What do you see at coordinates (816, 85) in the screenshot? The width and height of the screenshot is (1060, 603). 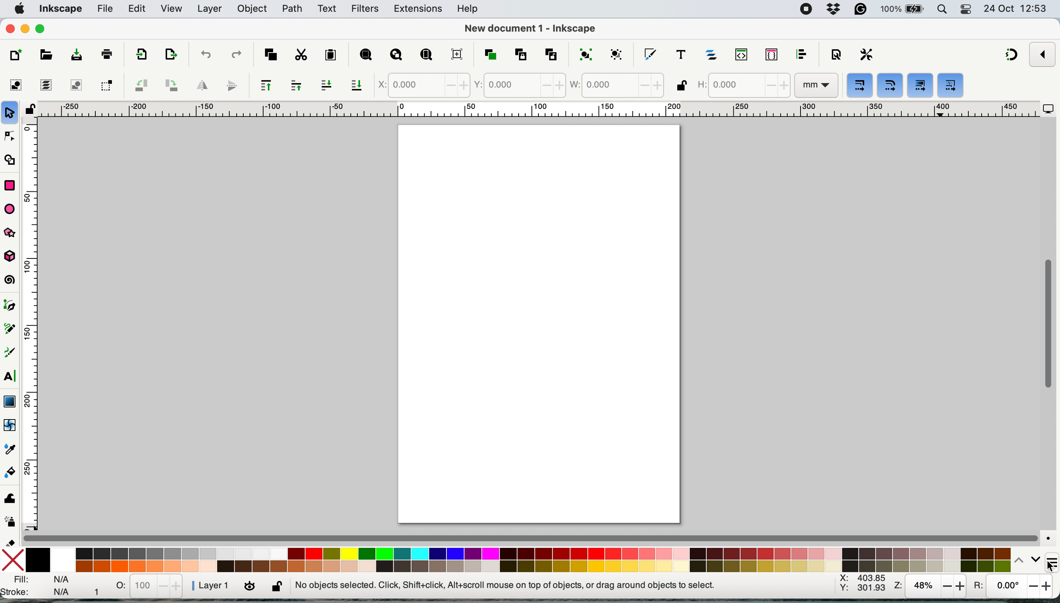 I see `mm` at bounding box center [816, 85].